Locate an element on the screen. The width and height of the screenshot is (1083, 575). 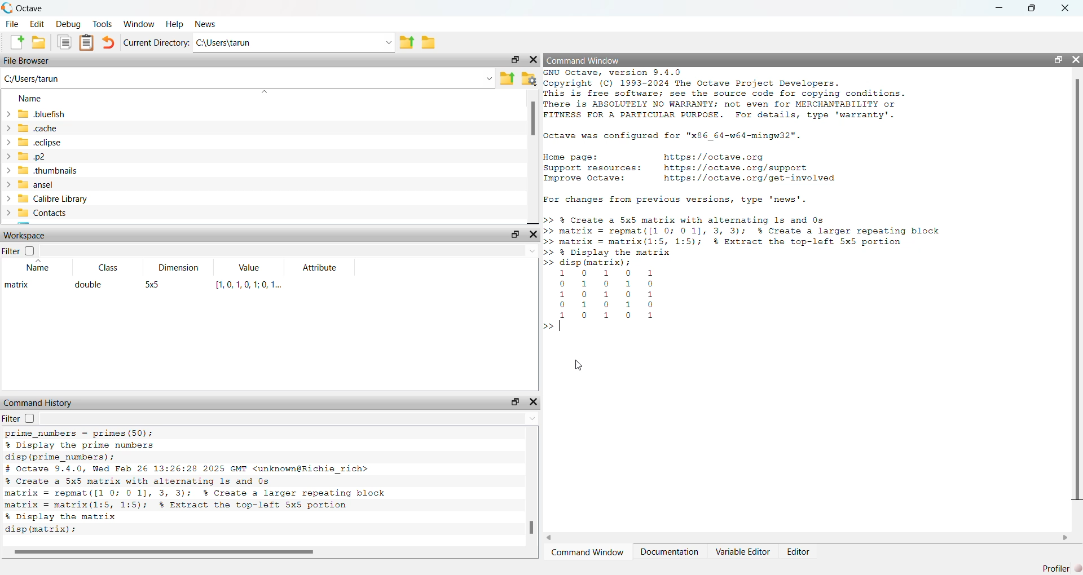
GNU Octave, version 9.4.0

Copyright (C) 1993-2024 The Octave Project Developers.

This is free software; see the source code for copying conditions.
There is ABSOLUTELY NO WARRANTY; not even for MERCHANTABILITY or
FITNESS FOR A PARTICULAR PURPOSE. For details, type 'warranty'. is located at coordinates (724, 95).